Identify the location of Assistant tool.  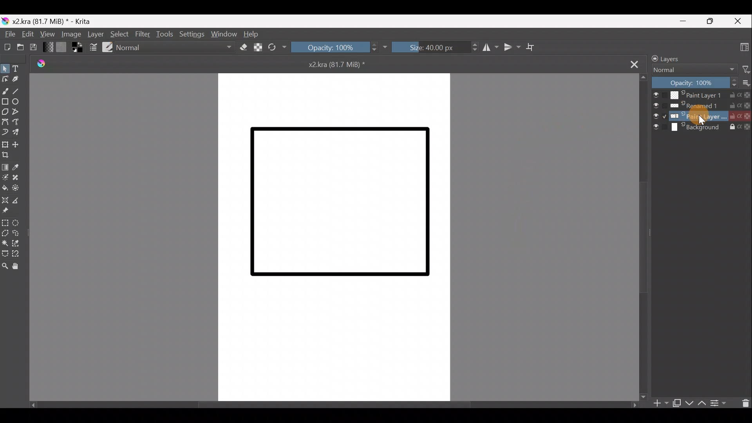
(5, 201).